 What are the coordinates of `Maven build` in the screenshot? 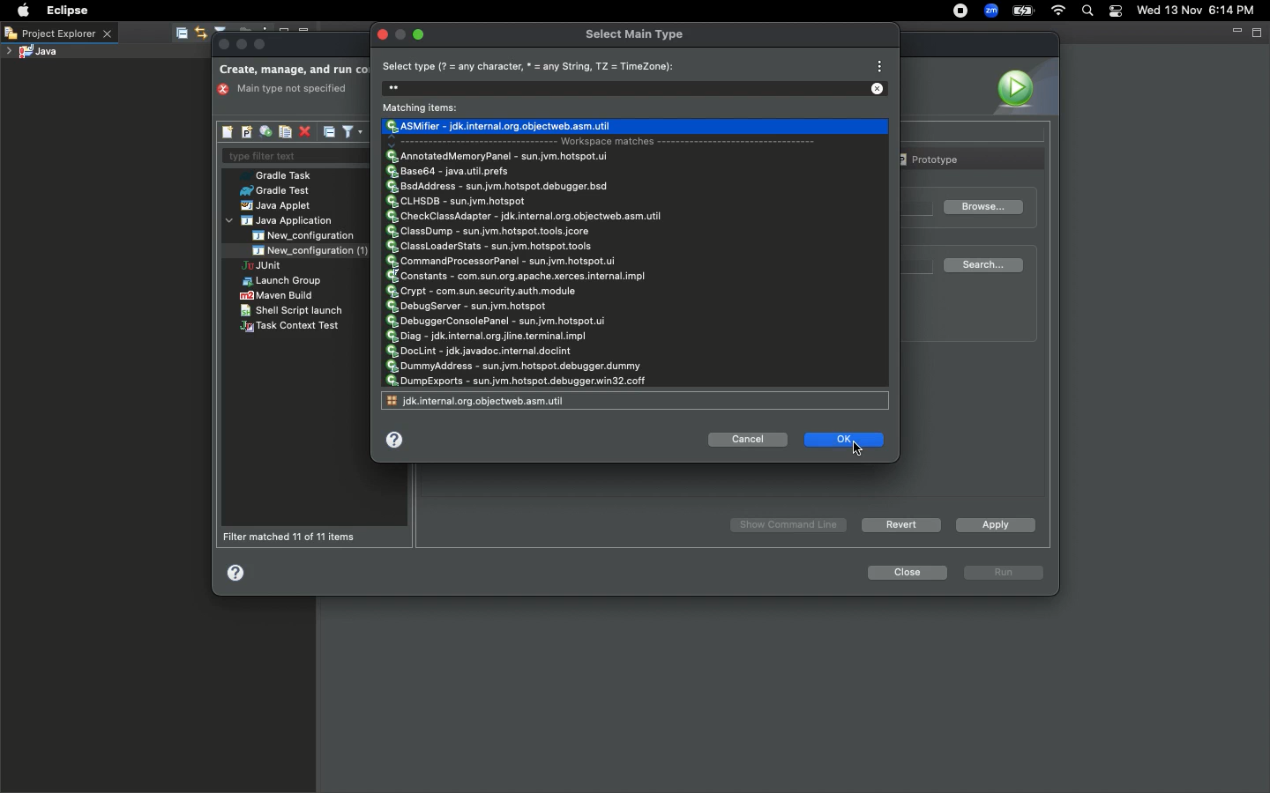 It's located at (276, 295).